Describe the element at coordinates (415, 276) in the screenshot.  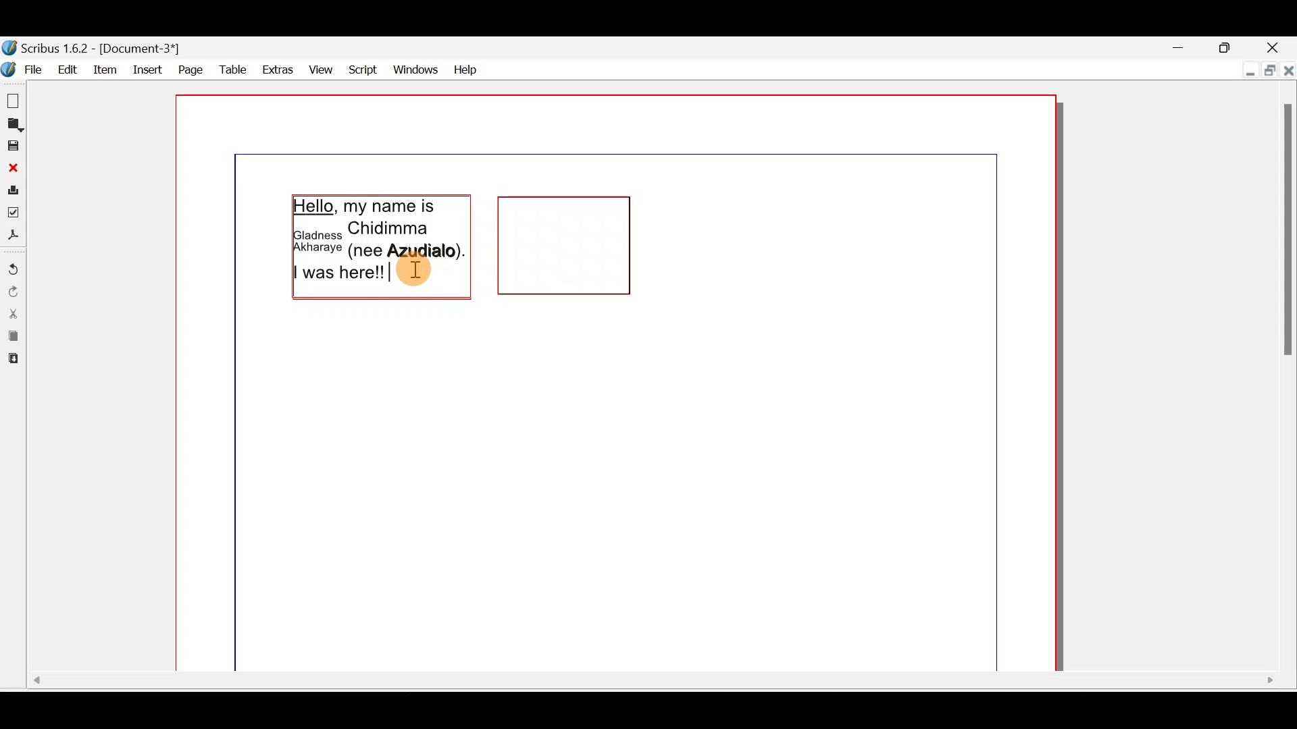
I see `Cursor` at that location.